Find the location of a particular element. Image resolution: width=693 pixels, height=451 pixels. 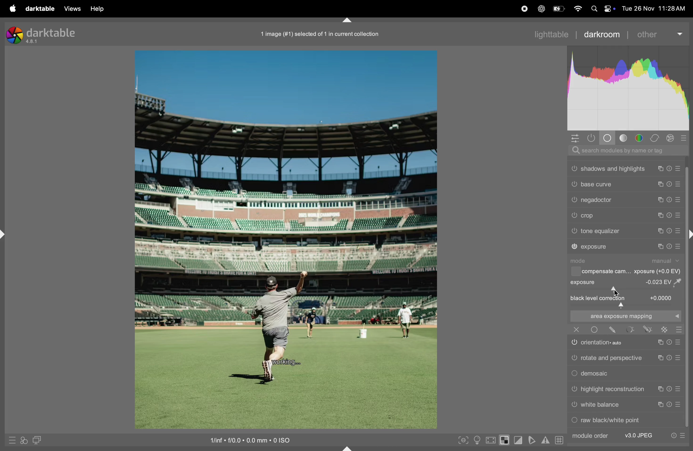

record is located at coordinates (524, 8).